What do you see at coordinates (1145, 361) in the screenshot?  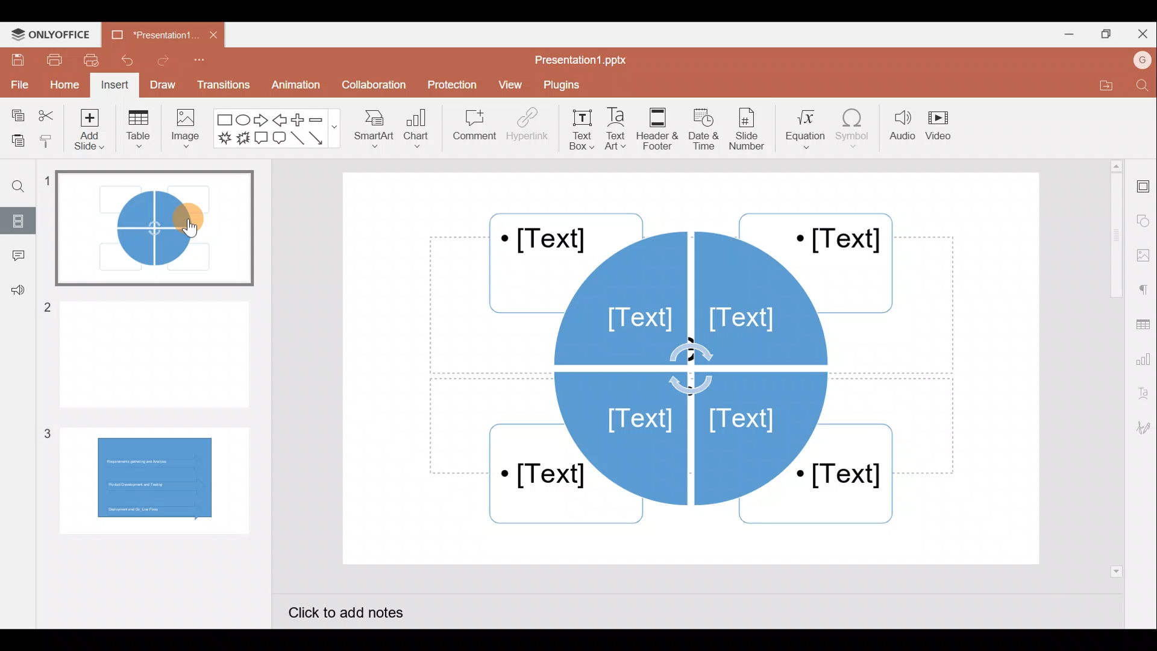 I see `Chart settings` at bounding box center [1145, 361].